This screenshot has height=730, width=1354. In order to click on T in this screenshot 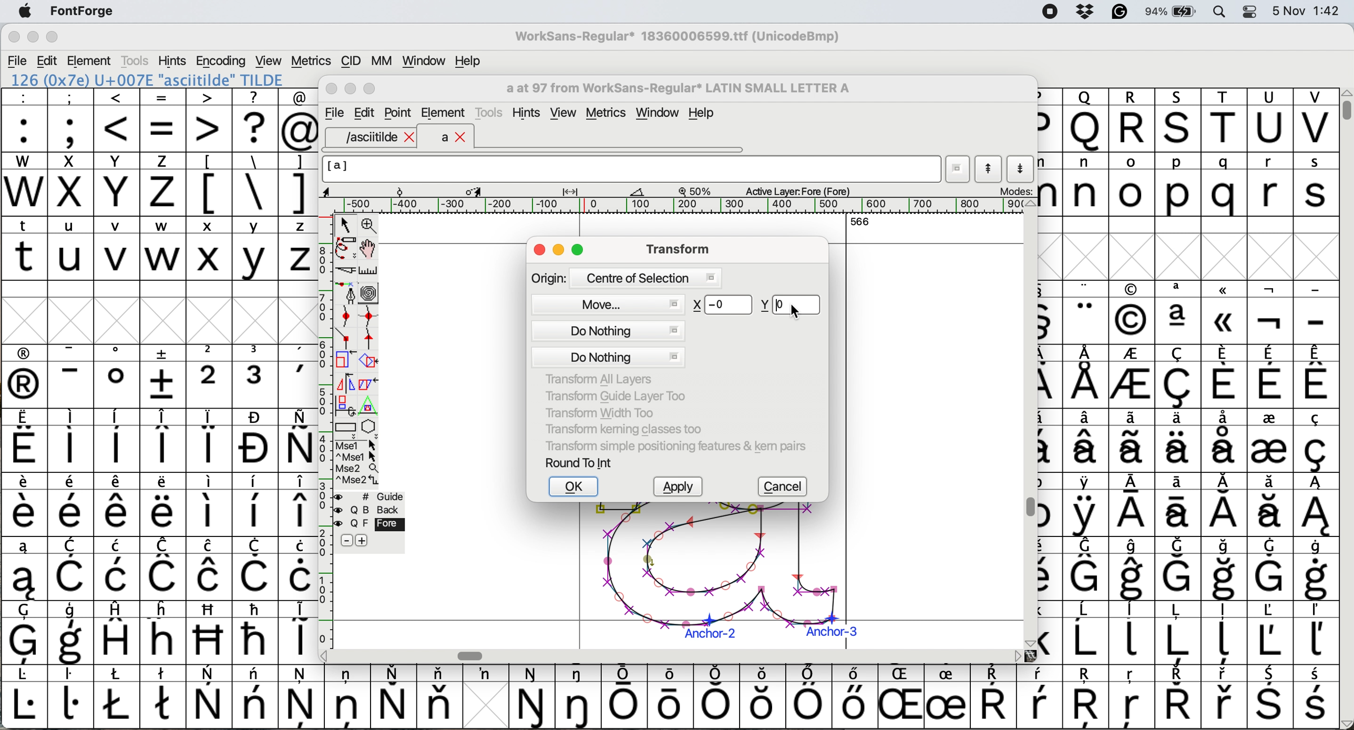, I will do `click(1227, 121)`.